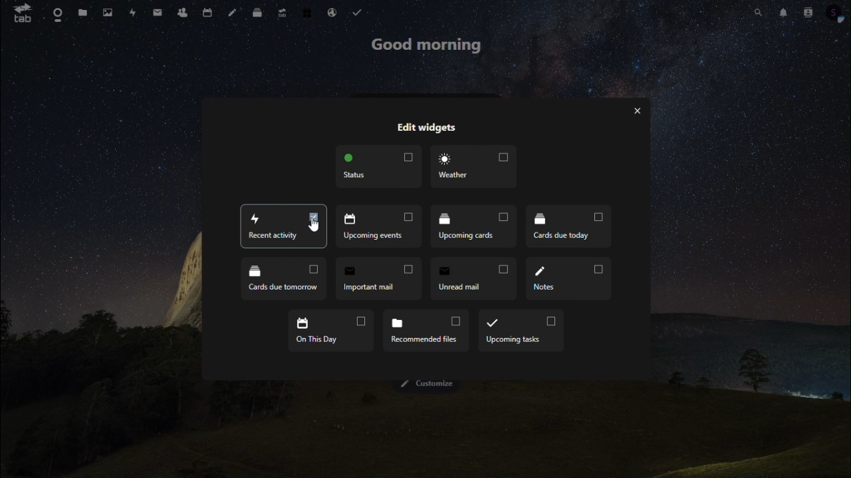  I want to click on email hosting, so click(332, 15).